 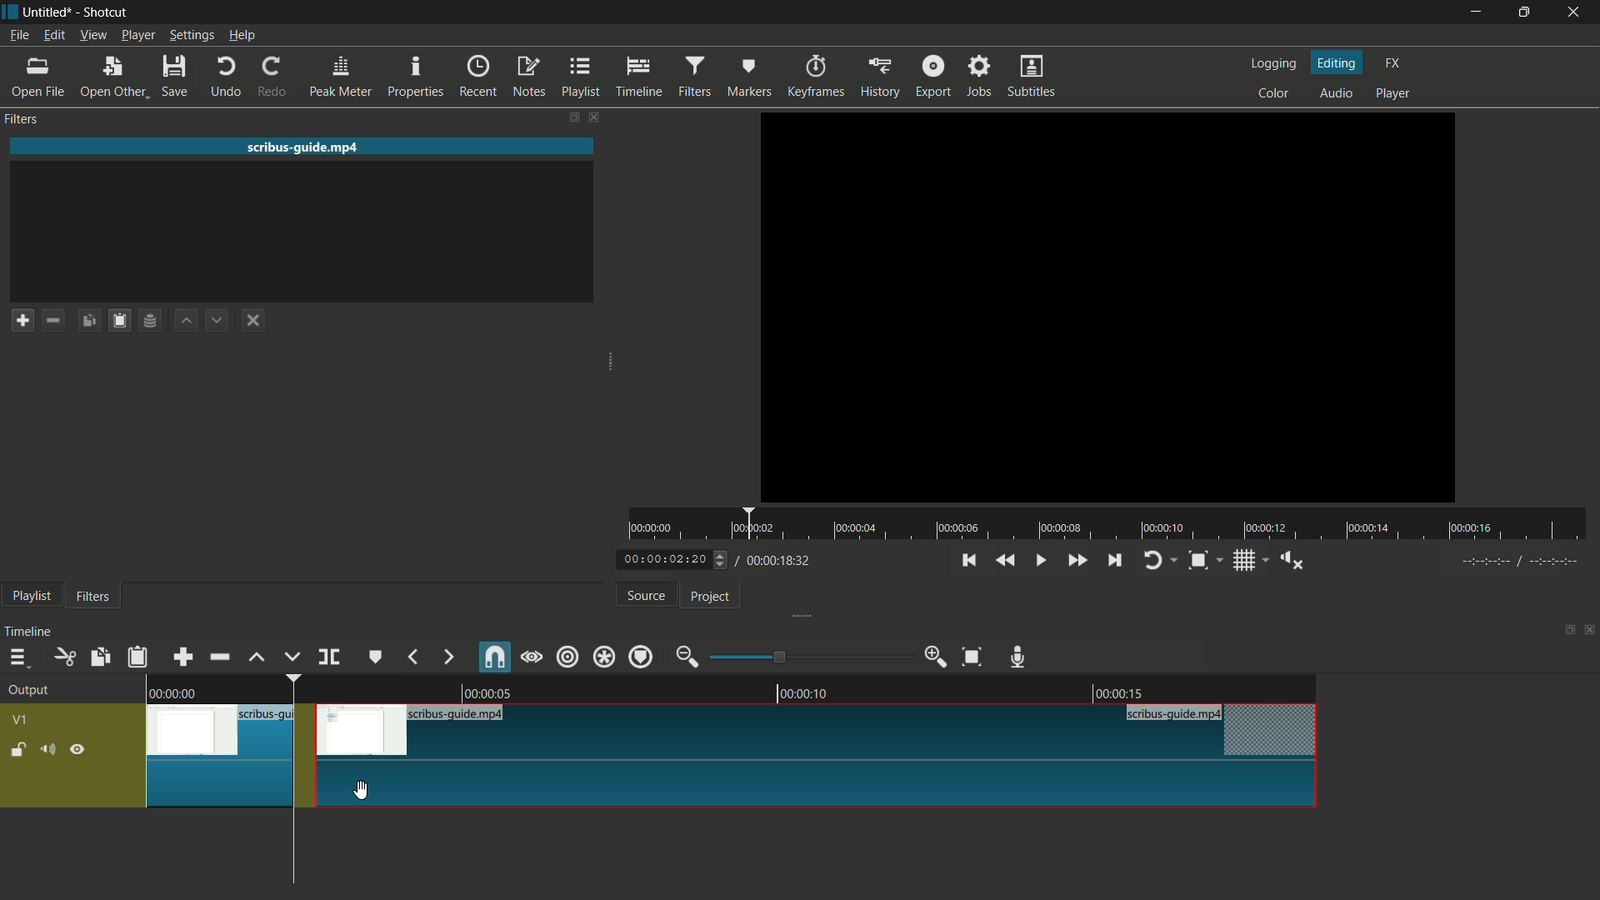 What do you see at coordinates (968, 560) in the screenshot?
I see `skip to the previous point` at bounding box center [968, 560].